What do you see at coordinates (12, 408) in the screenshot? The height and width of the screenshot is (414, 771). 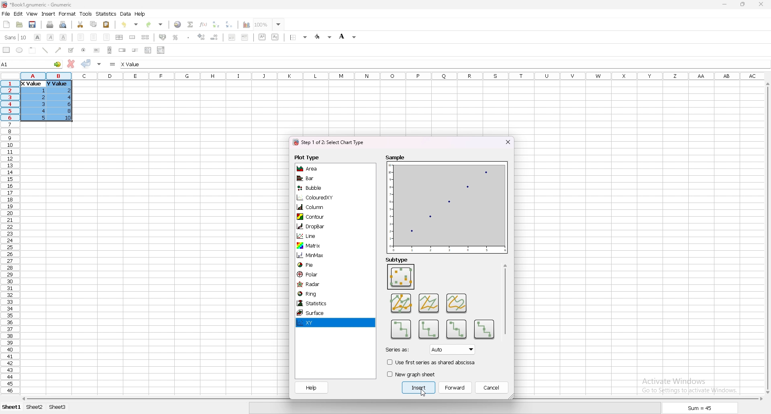 I see `sheet 1` at bounding box center [12, 408].